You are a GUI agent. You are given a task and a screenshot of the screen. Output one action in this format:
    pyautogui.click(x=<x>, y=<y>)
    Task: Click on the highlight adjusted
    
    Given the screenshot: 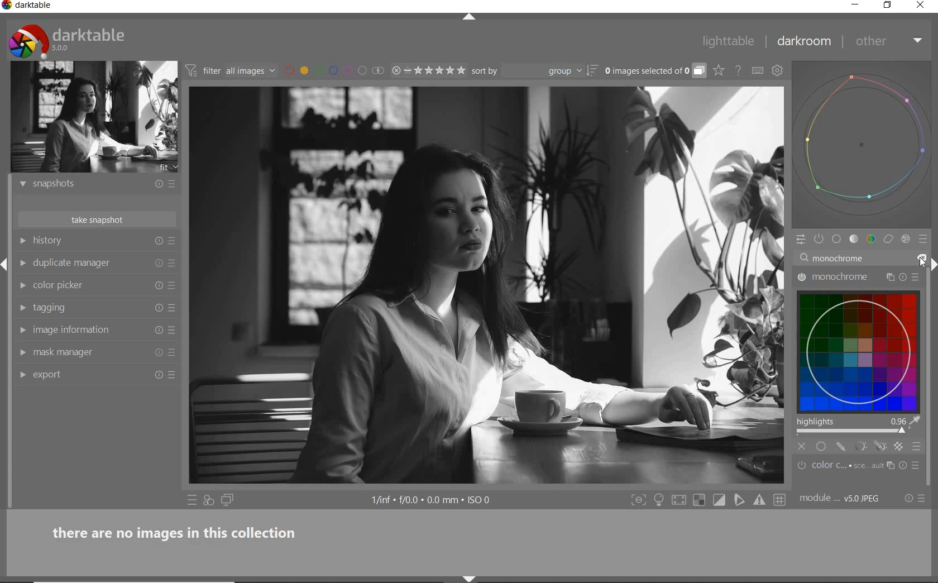 What is the action you would take?
    pyautogui.click(x=856, y=426)
    